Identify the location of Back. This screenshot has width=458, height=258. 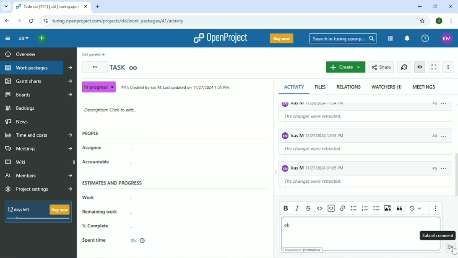
(7, 21).